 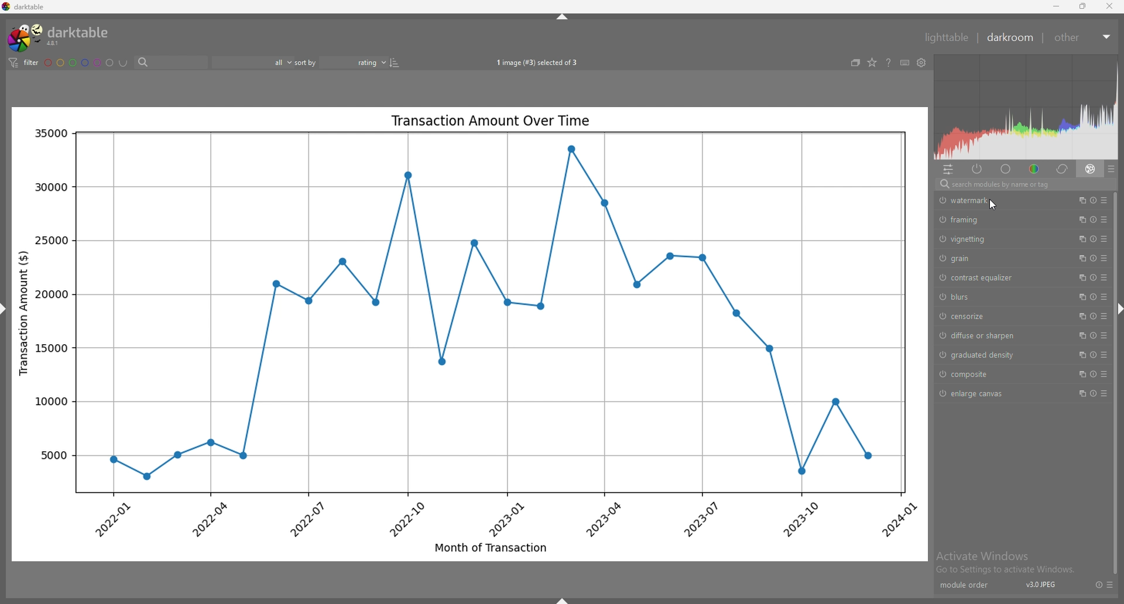 What do you see at coordinates (994, 373) in the screenshot?
I see `composite` at bounding box center [994, 373].